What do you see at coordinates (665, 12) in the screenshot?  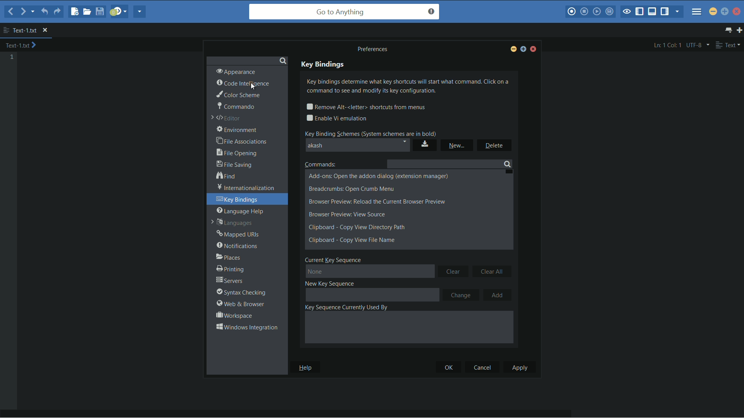 I see `show/hide right panel` at bounding box center [665, 12].